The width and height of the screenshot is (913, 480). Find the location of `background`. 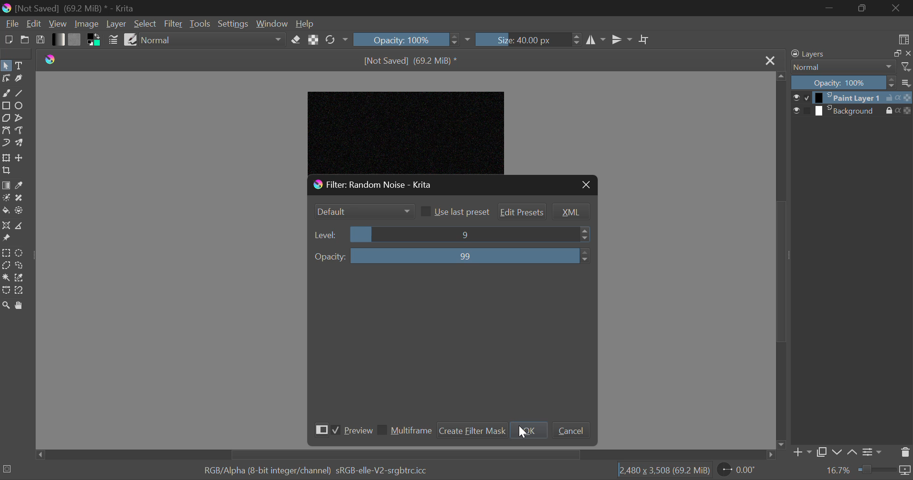

background is located at coordinates (846, 110).